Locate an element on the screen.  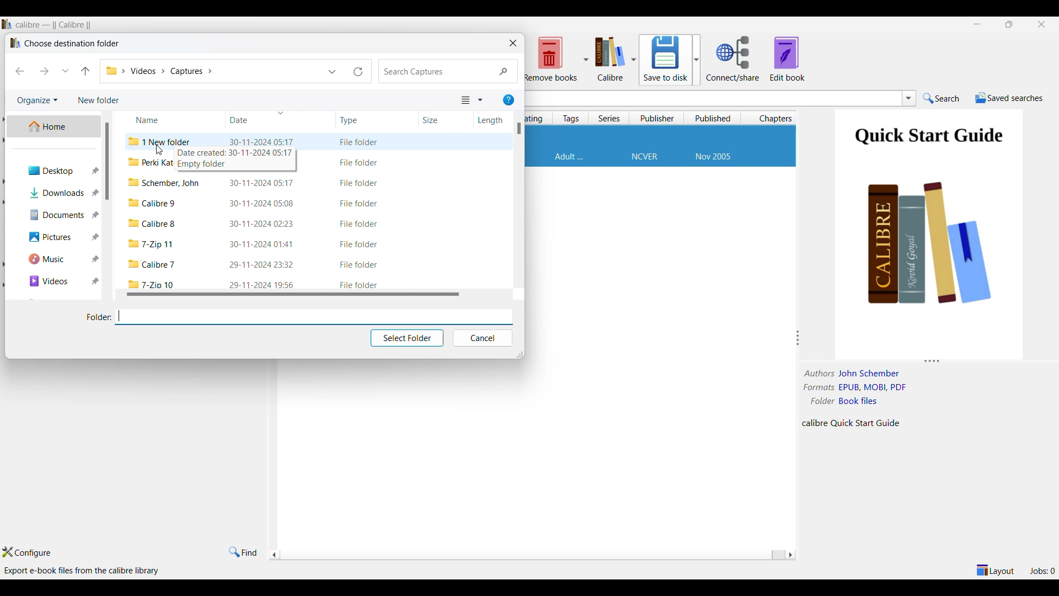
Tags is located at coordinates (569, 157).